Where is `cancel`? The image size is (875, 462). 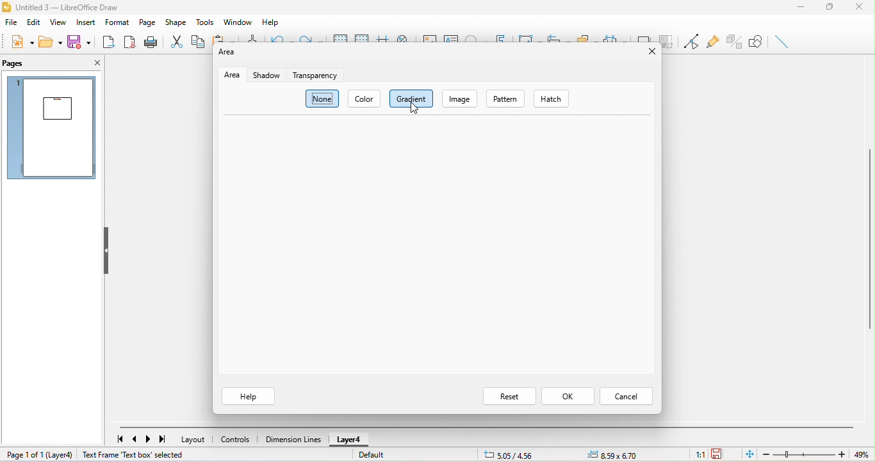
cancel is located at coordinates (626, 397).